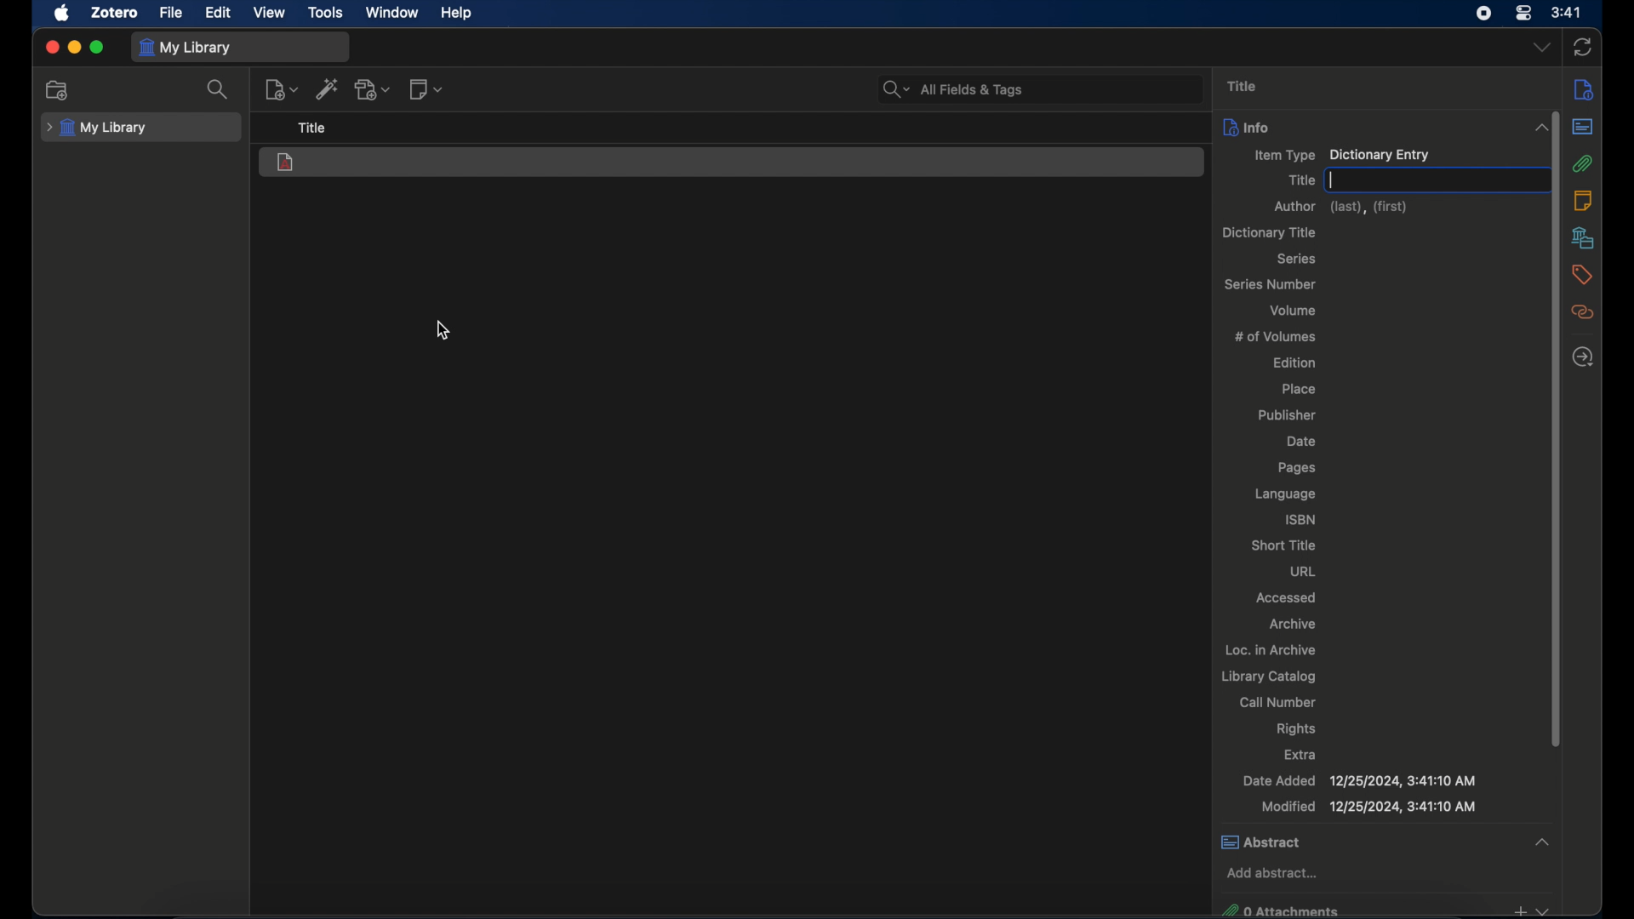  I want to click on abstract, so click(1388, 842).